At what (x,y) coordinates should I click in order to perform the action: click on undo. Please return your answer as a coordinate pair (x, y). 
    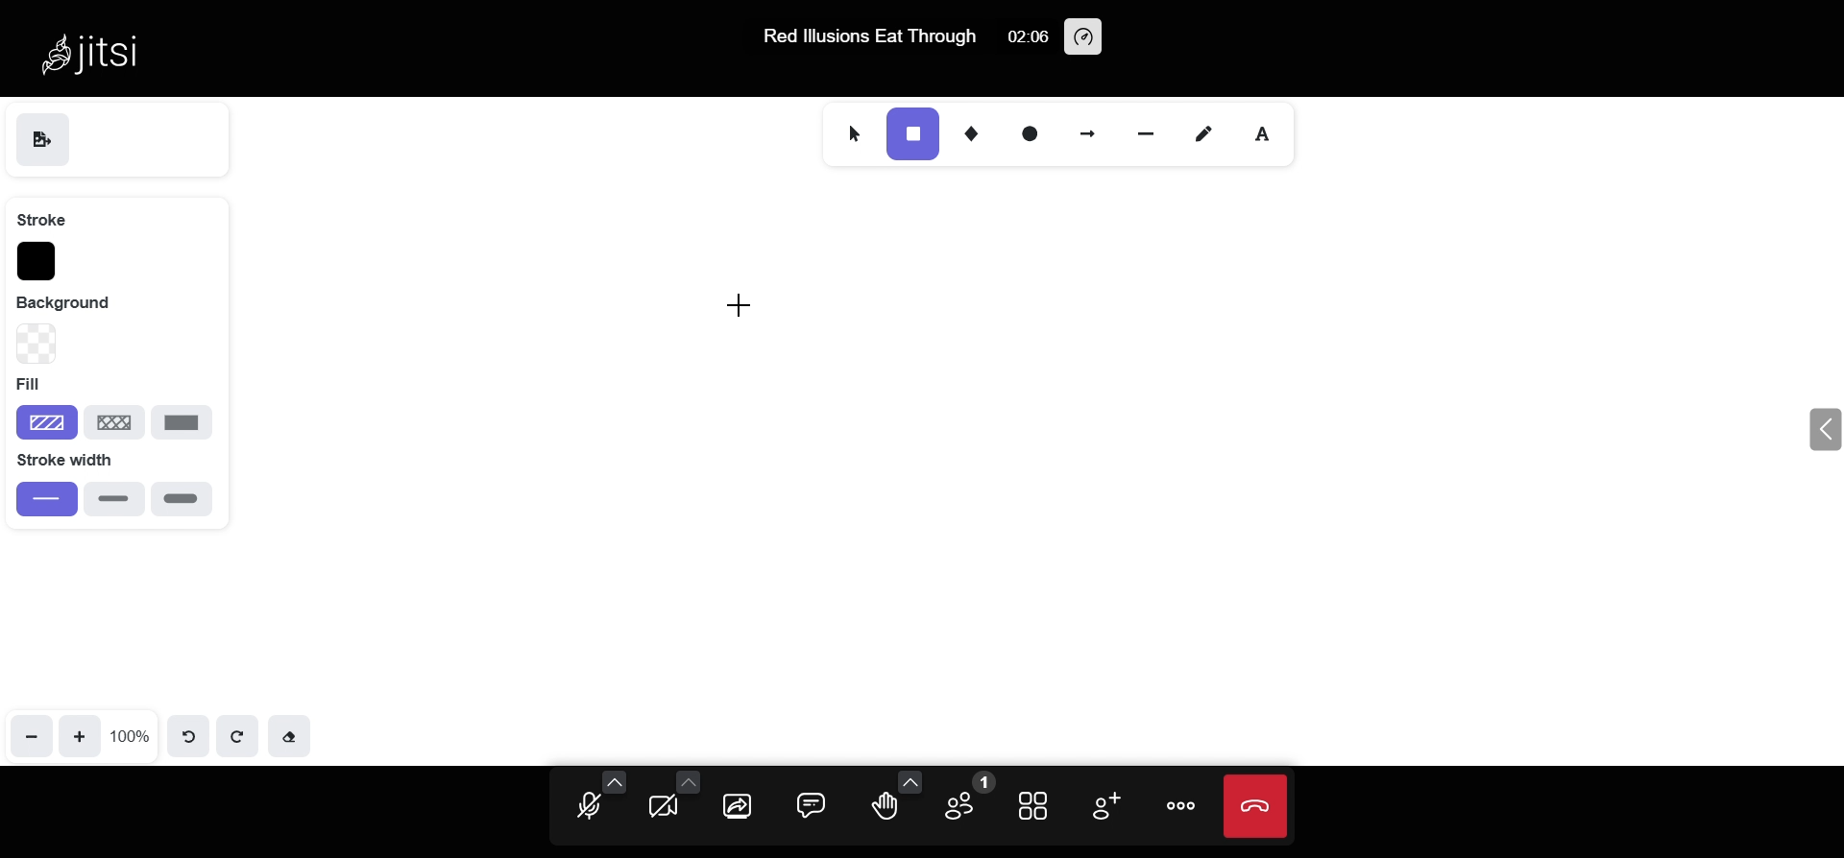
    Looking at the image, I should click on (194, 734).